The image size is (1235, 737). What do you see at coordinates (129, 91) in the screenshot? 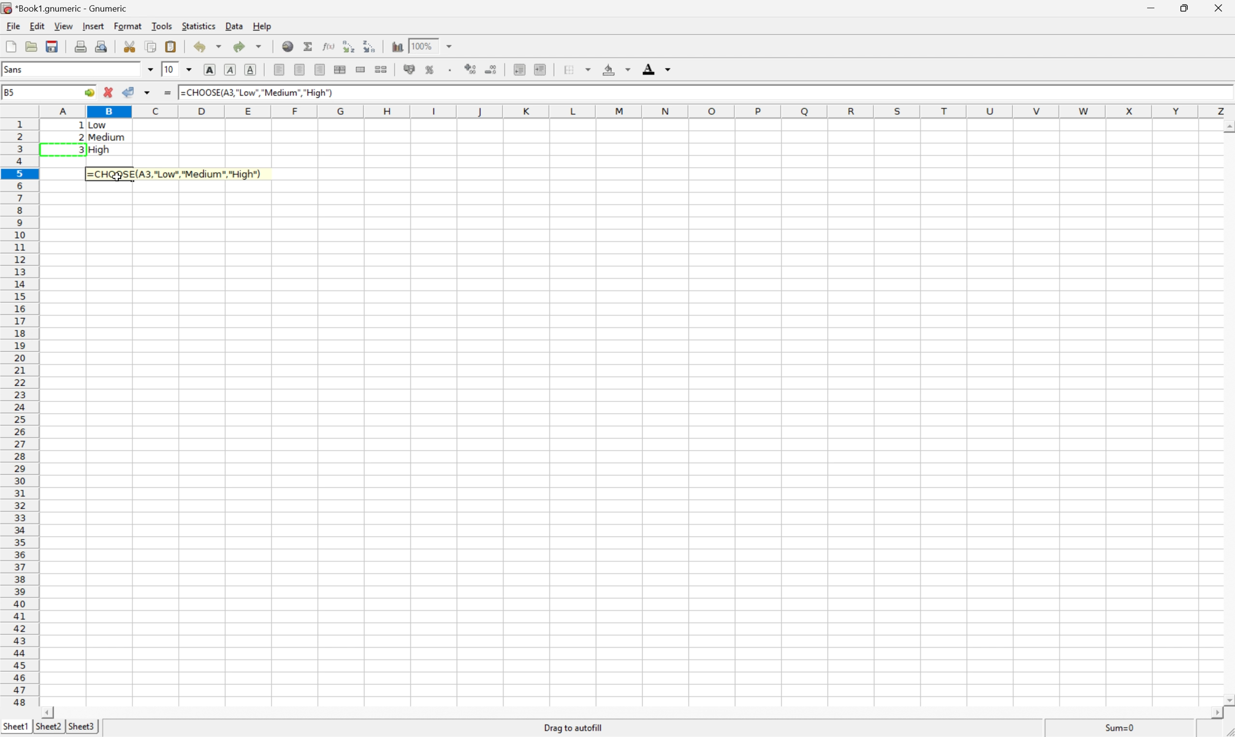
I see `Accept changes` at bounding box center [129, 91].